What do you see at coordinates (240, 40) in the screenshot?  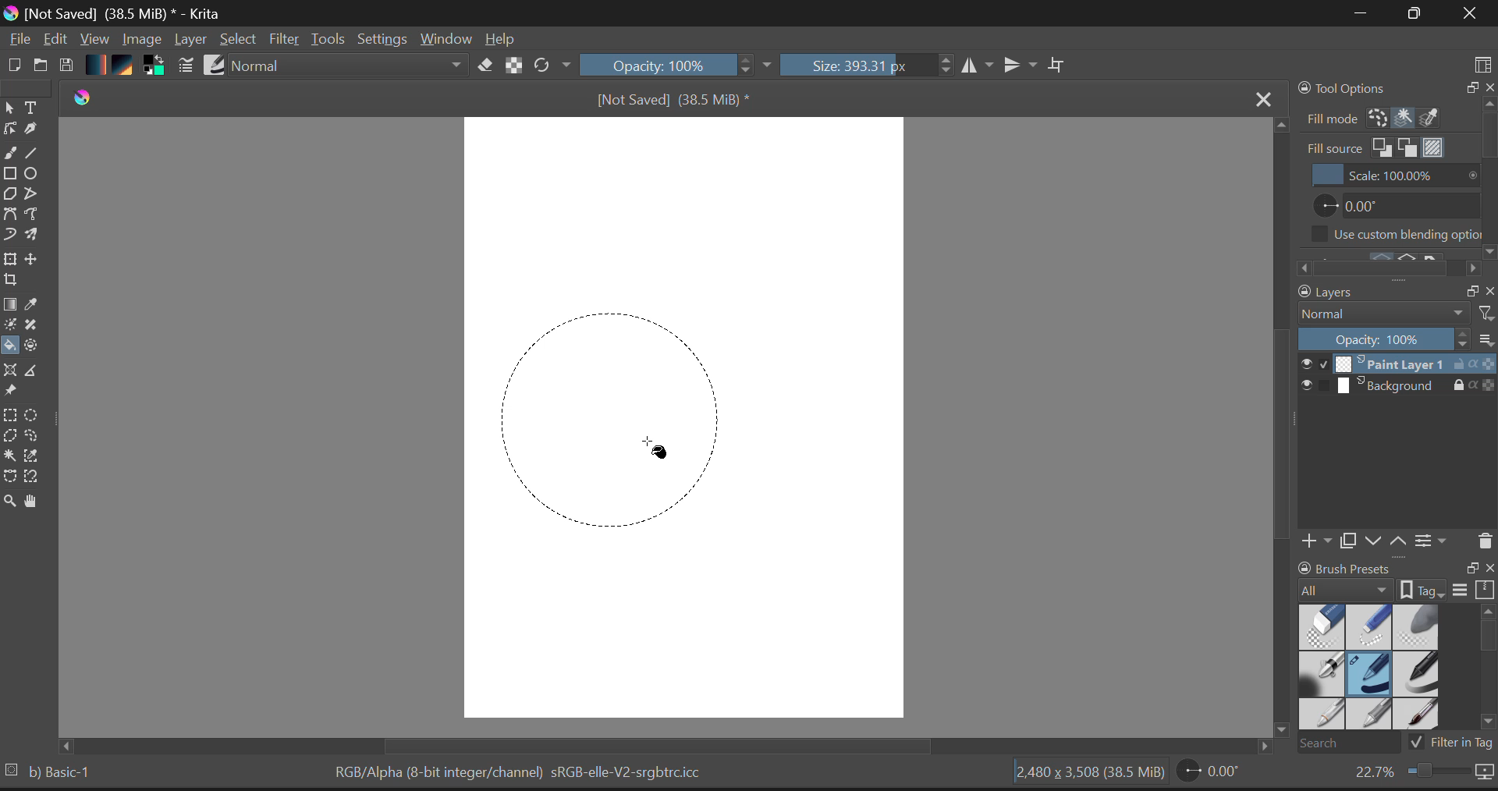 I see `Select` at bounding box center [240, 40].